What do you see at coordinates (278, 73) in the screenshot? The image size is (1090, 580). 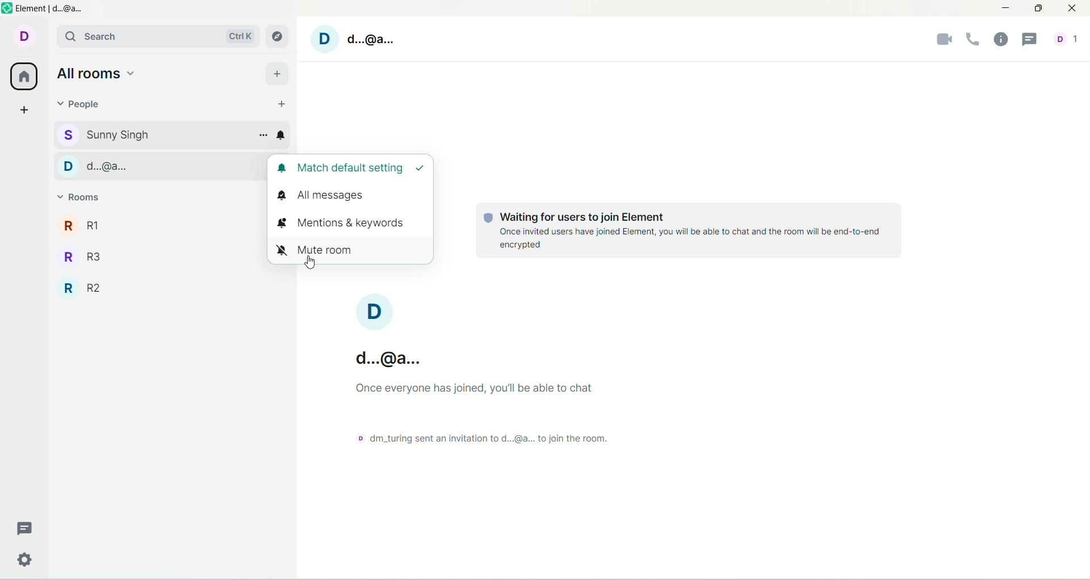 I see `add` at bounding box center [278, 73].